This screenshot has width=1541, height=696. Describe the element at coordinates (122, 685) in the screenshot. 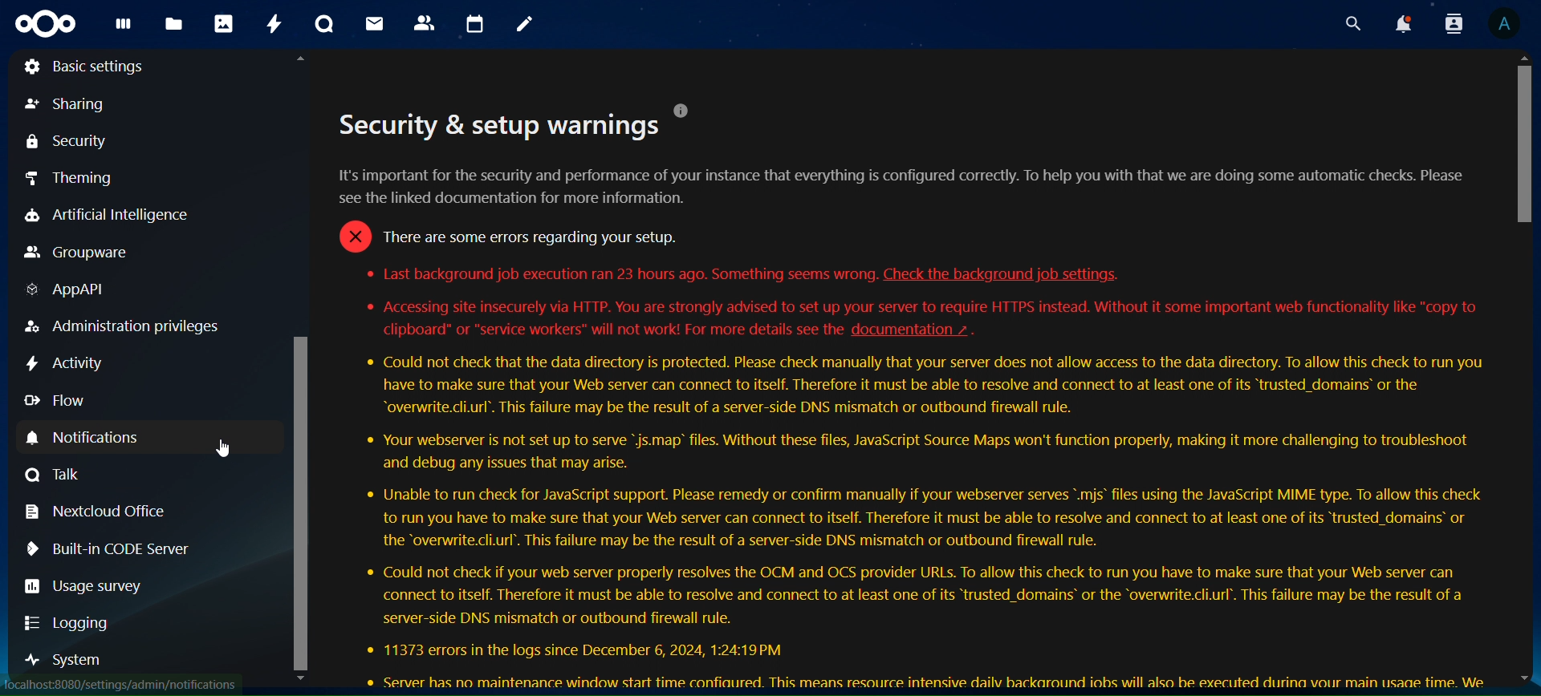

I see `Url` at that location.